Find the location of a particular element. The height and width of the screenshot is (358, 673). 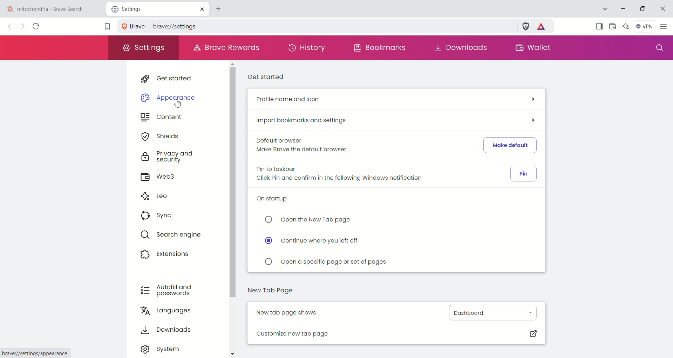

Settings is located at coordinates (134, 8).